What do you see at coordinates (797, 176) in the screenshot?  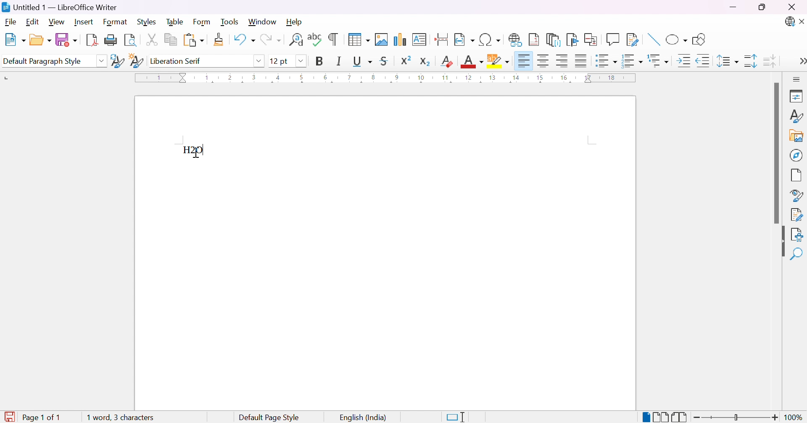 I see `Page` at bounding box center [797, 176].